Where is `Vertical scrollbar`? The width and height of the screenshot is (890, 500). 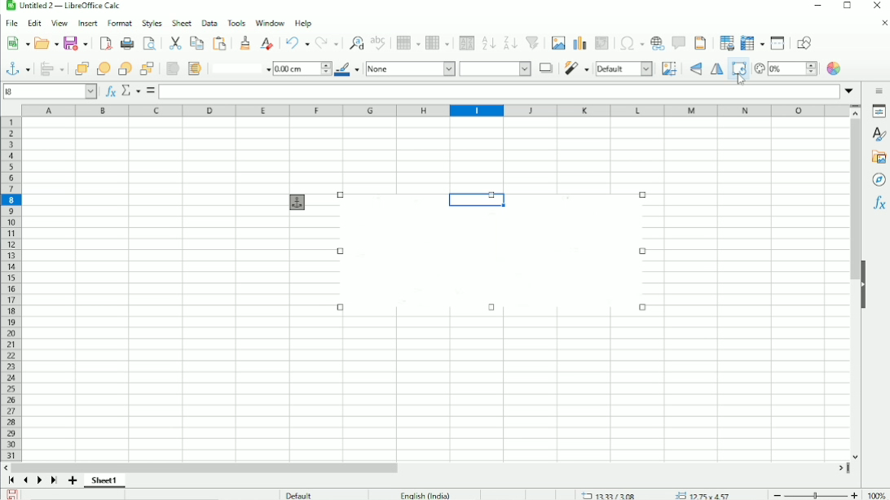 Vertical scrollbar is located at coordinates (856, 193).